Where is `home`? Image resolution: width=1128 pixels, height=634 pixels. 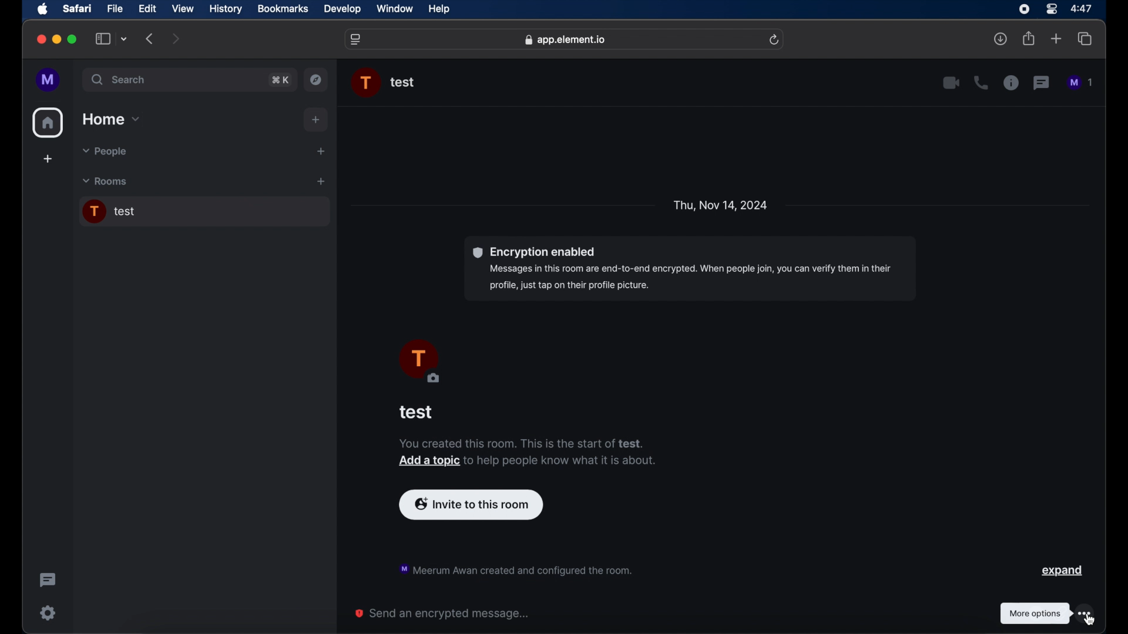
home is located at coordinates (48, 123).